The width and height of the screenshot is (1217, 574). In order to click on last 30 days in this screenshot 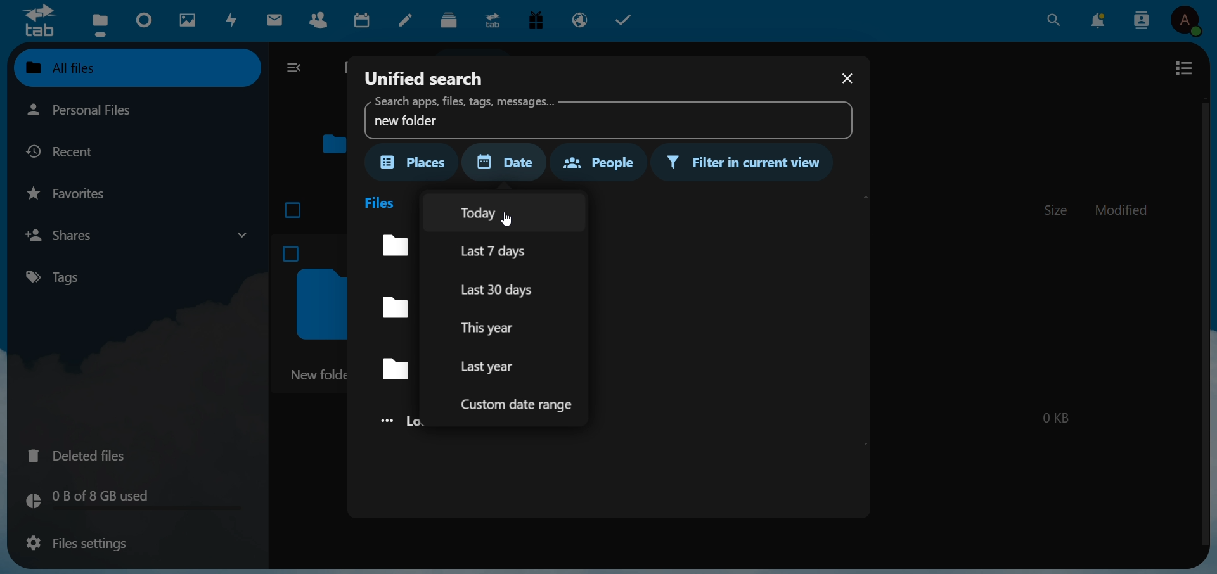, I will do `click(503, 288)`.